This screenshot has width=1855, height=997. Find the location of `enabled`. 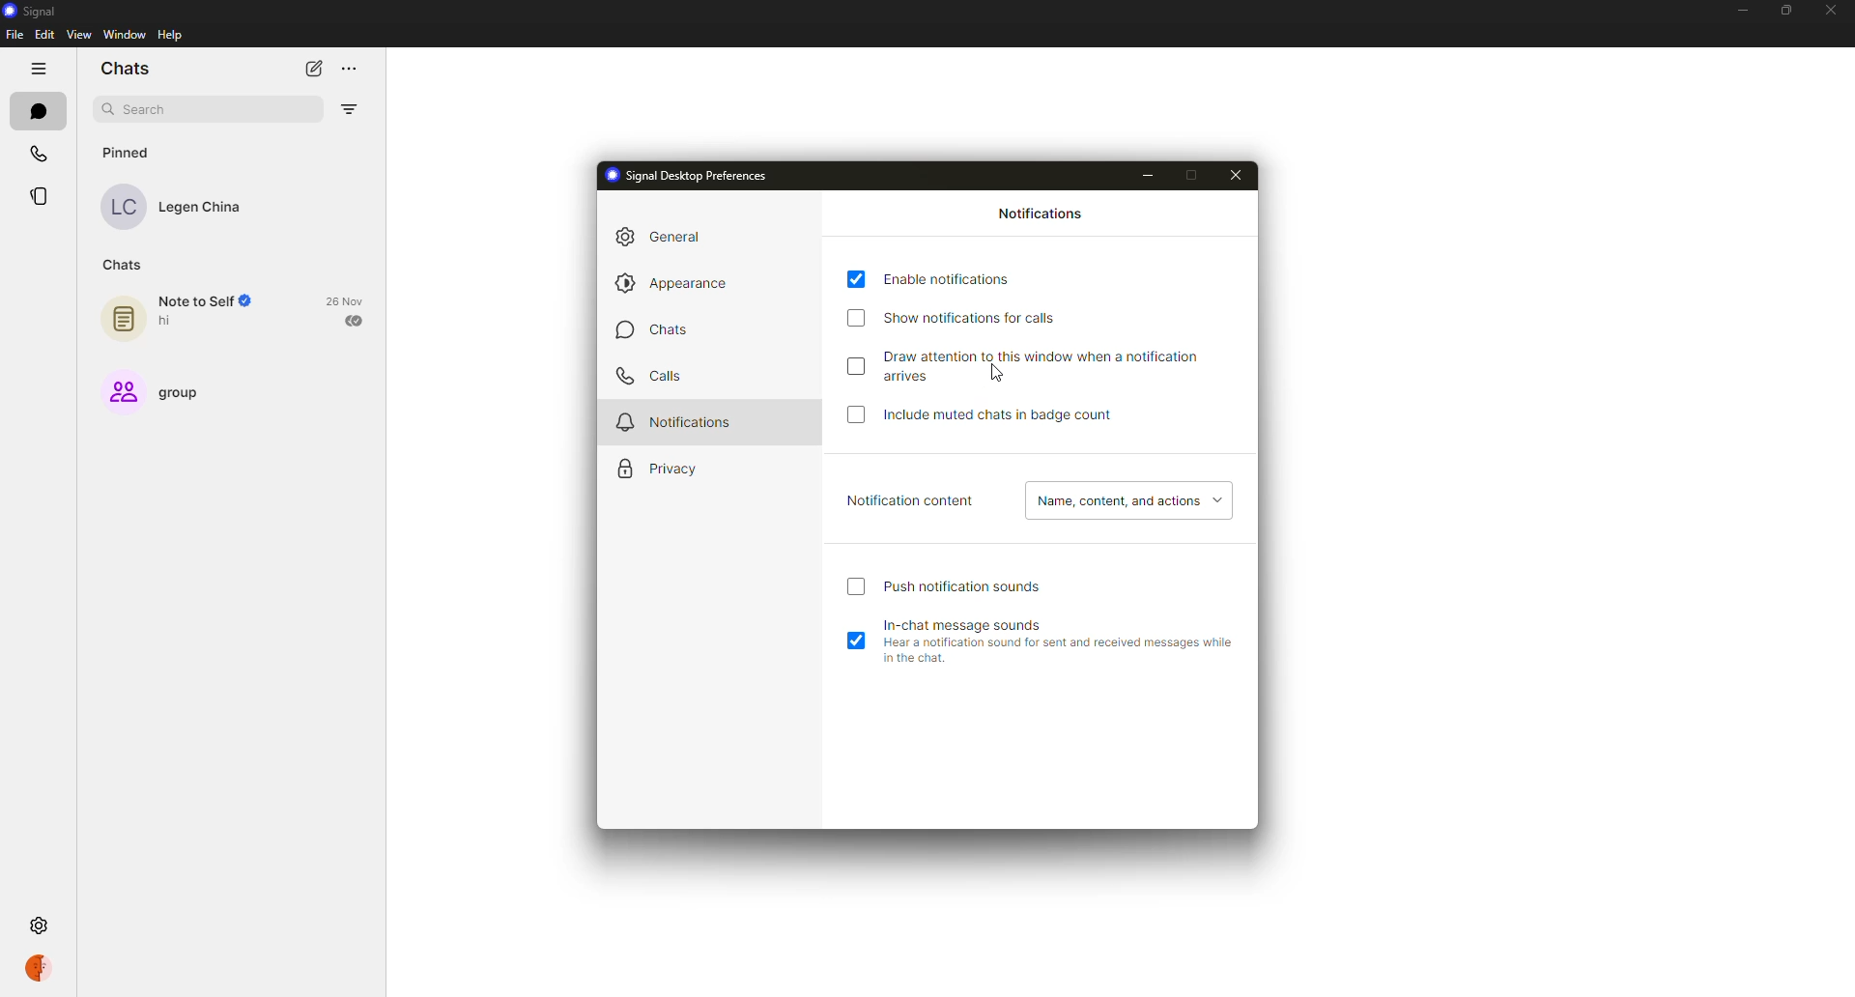

enabled is located at coordinates (854, 641).